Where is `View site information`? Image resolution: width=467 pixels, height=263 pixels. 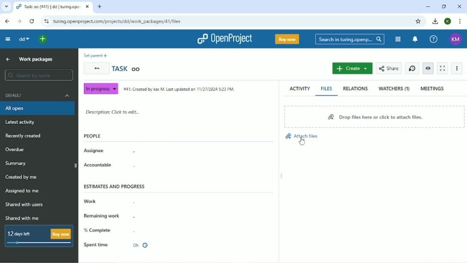
View site information is located at coordinates (47, 21).